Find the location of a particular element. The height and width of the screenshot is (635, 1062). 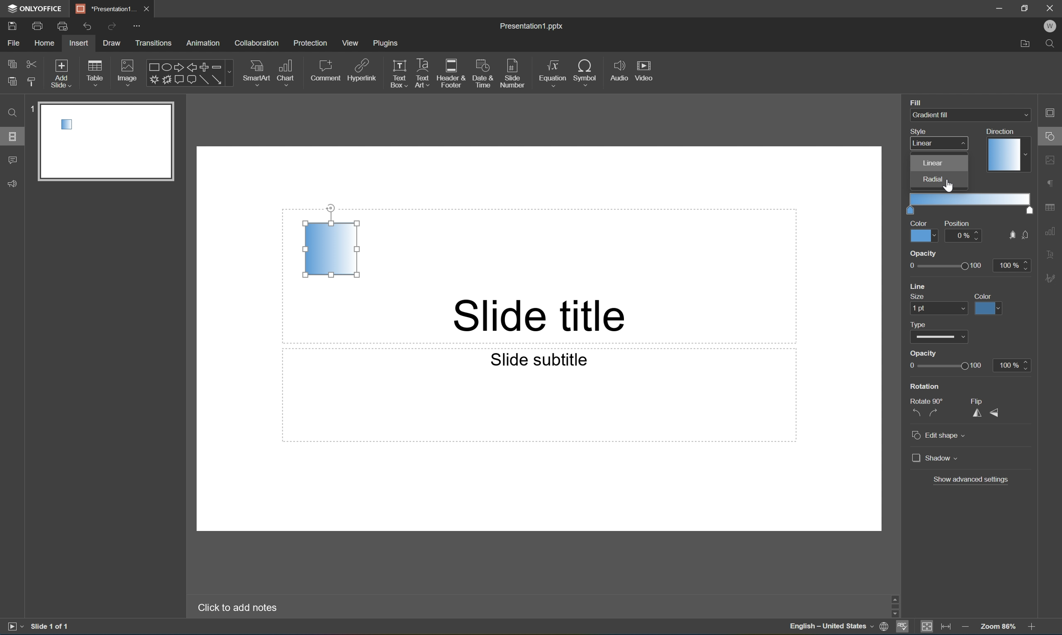

Rectangle is located at coordinates (152, 68).